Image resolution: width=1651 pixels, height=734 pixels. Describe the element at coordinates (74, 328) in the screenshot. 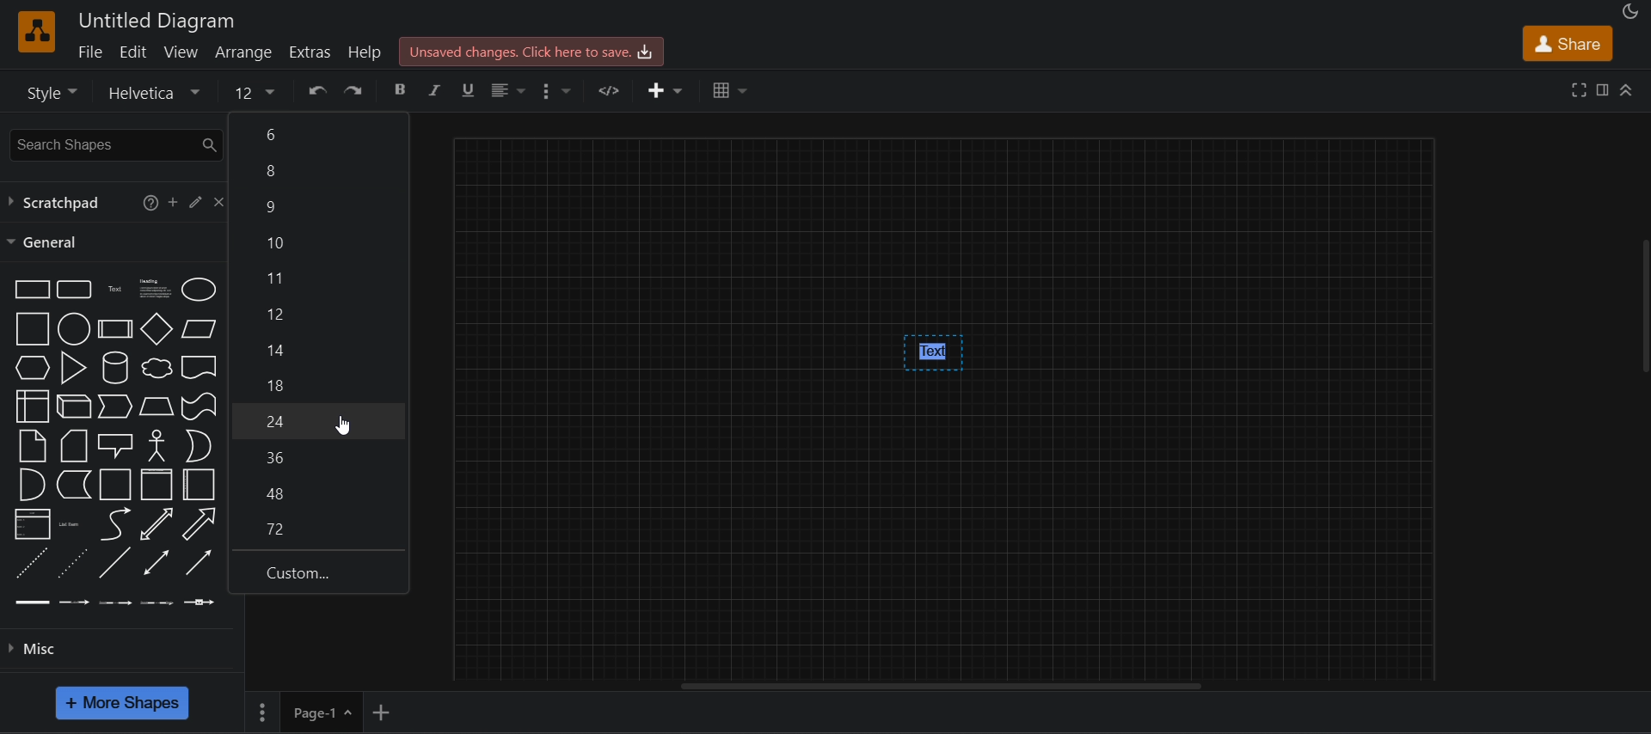

I see `Circle` at that location.